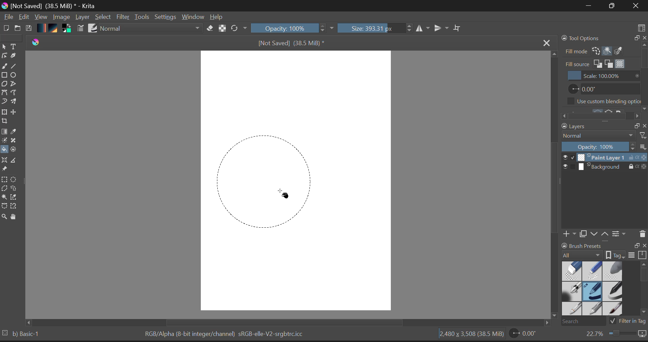  Describe the element at coordinates (5, 112) in the screenshot. I see `Transform Layers` at that location.